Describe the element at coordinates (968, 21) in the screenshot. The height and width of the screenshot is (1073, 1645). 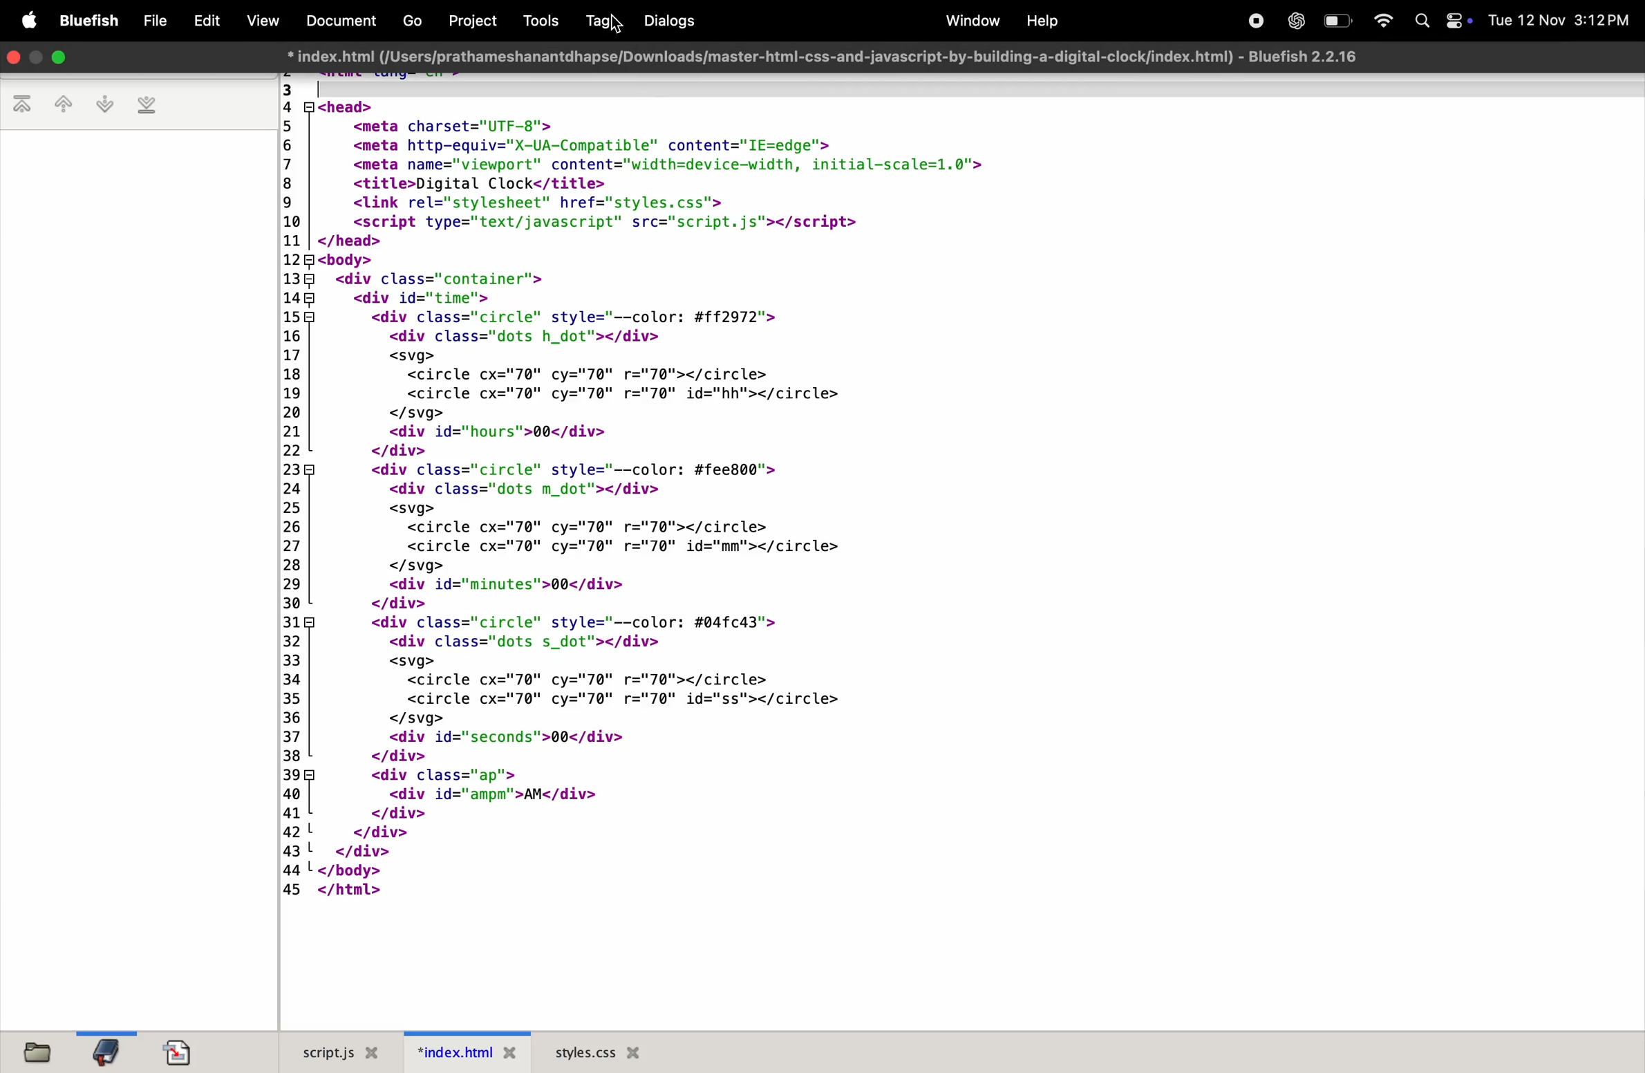
I see `window` at that location.